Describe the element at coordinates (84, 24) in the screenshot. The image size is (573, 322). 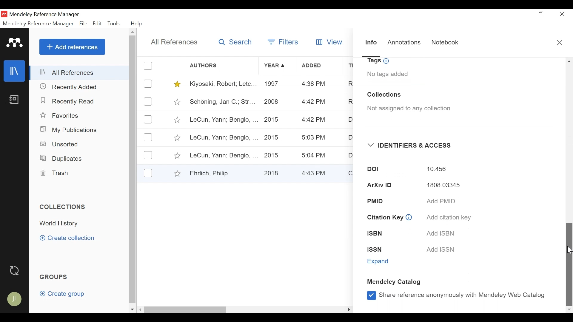
I see `File` at that location.